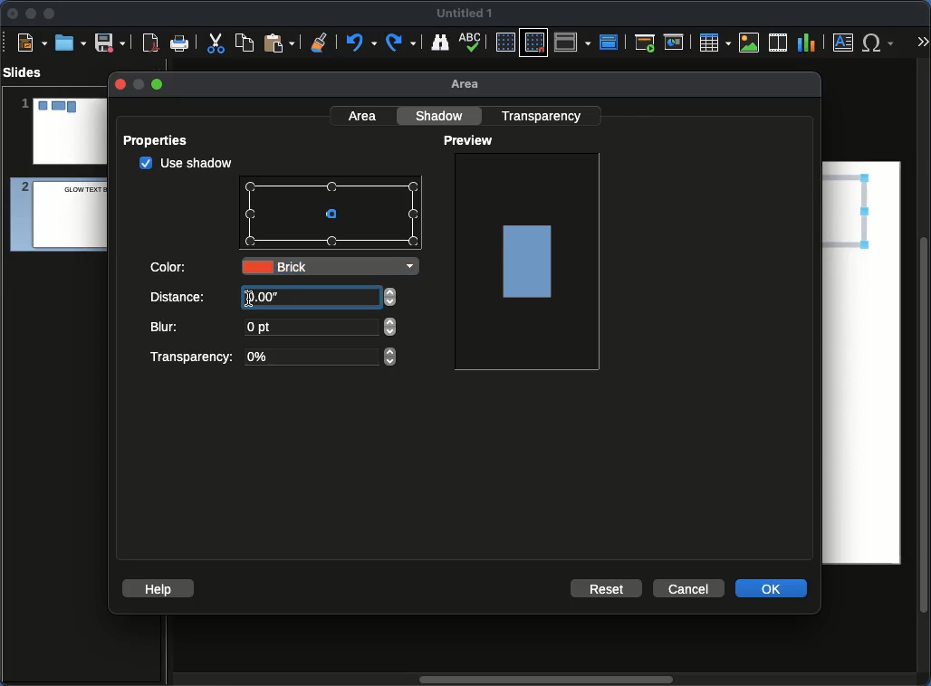  Describe the element at coordinates (360, 43) in the screenshot. I see `Undo` at that location.